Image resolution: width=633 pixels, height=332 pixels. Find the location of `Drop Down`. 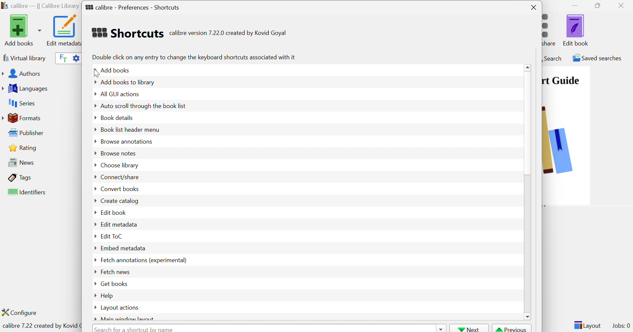

Drop Down is located at coordinates (94, 129).